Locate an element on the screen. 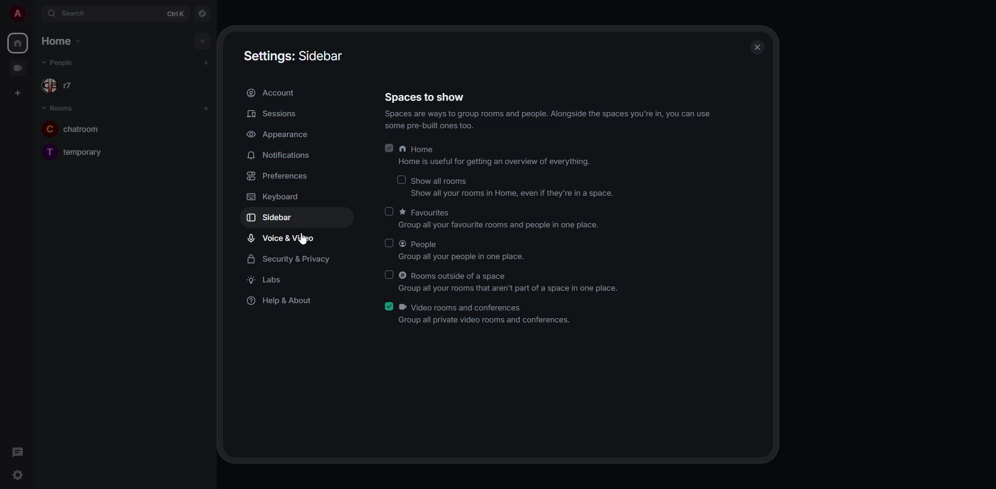 The height and width of the screenshot is (489, 996). video rooms and conferences is located at coordinates (490, 315).